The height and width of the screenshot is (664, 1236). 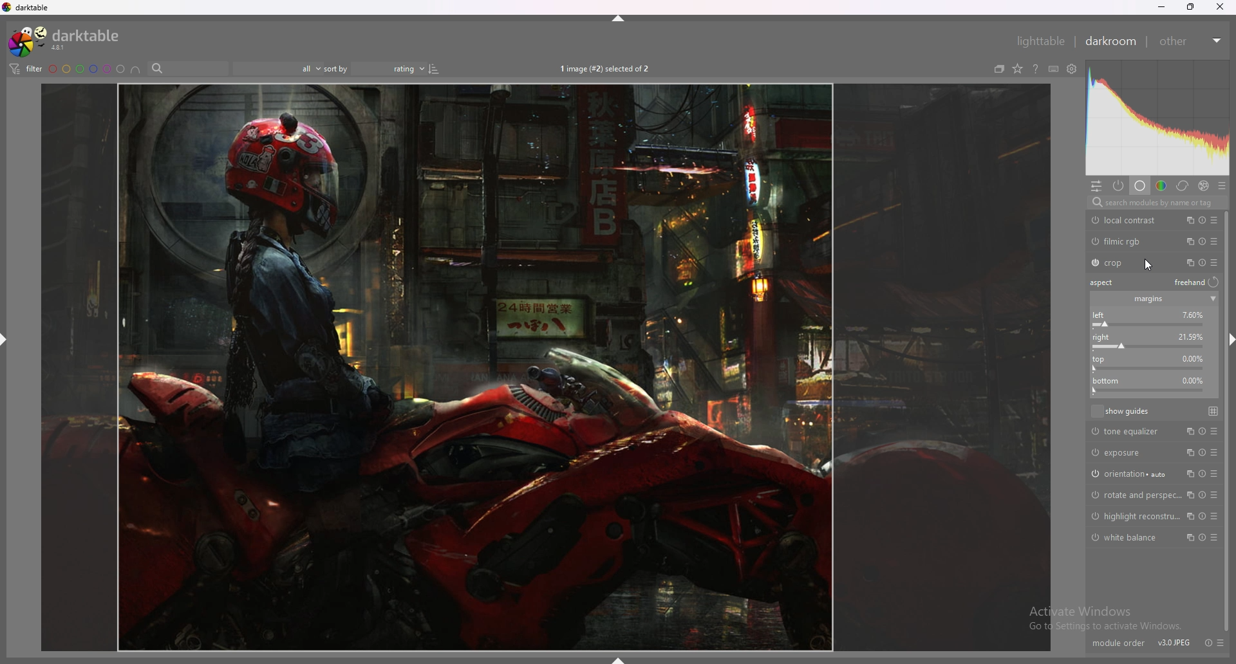 I want to click on presets, so click(x=1216, y=516).